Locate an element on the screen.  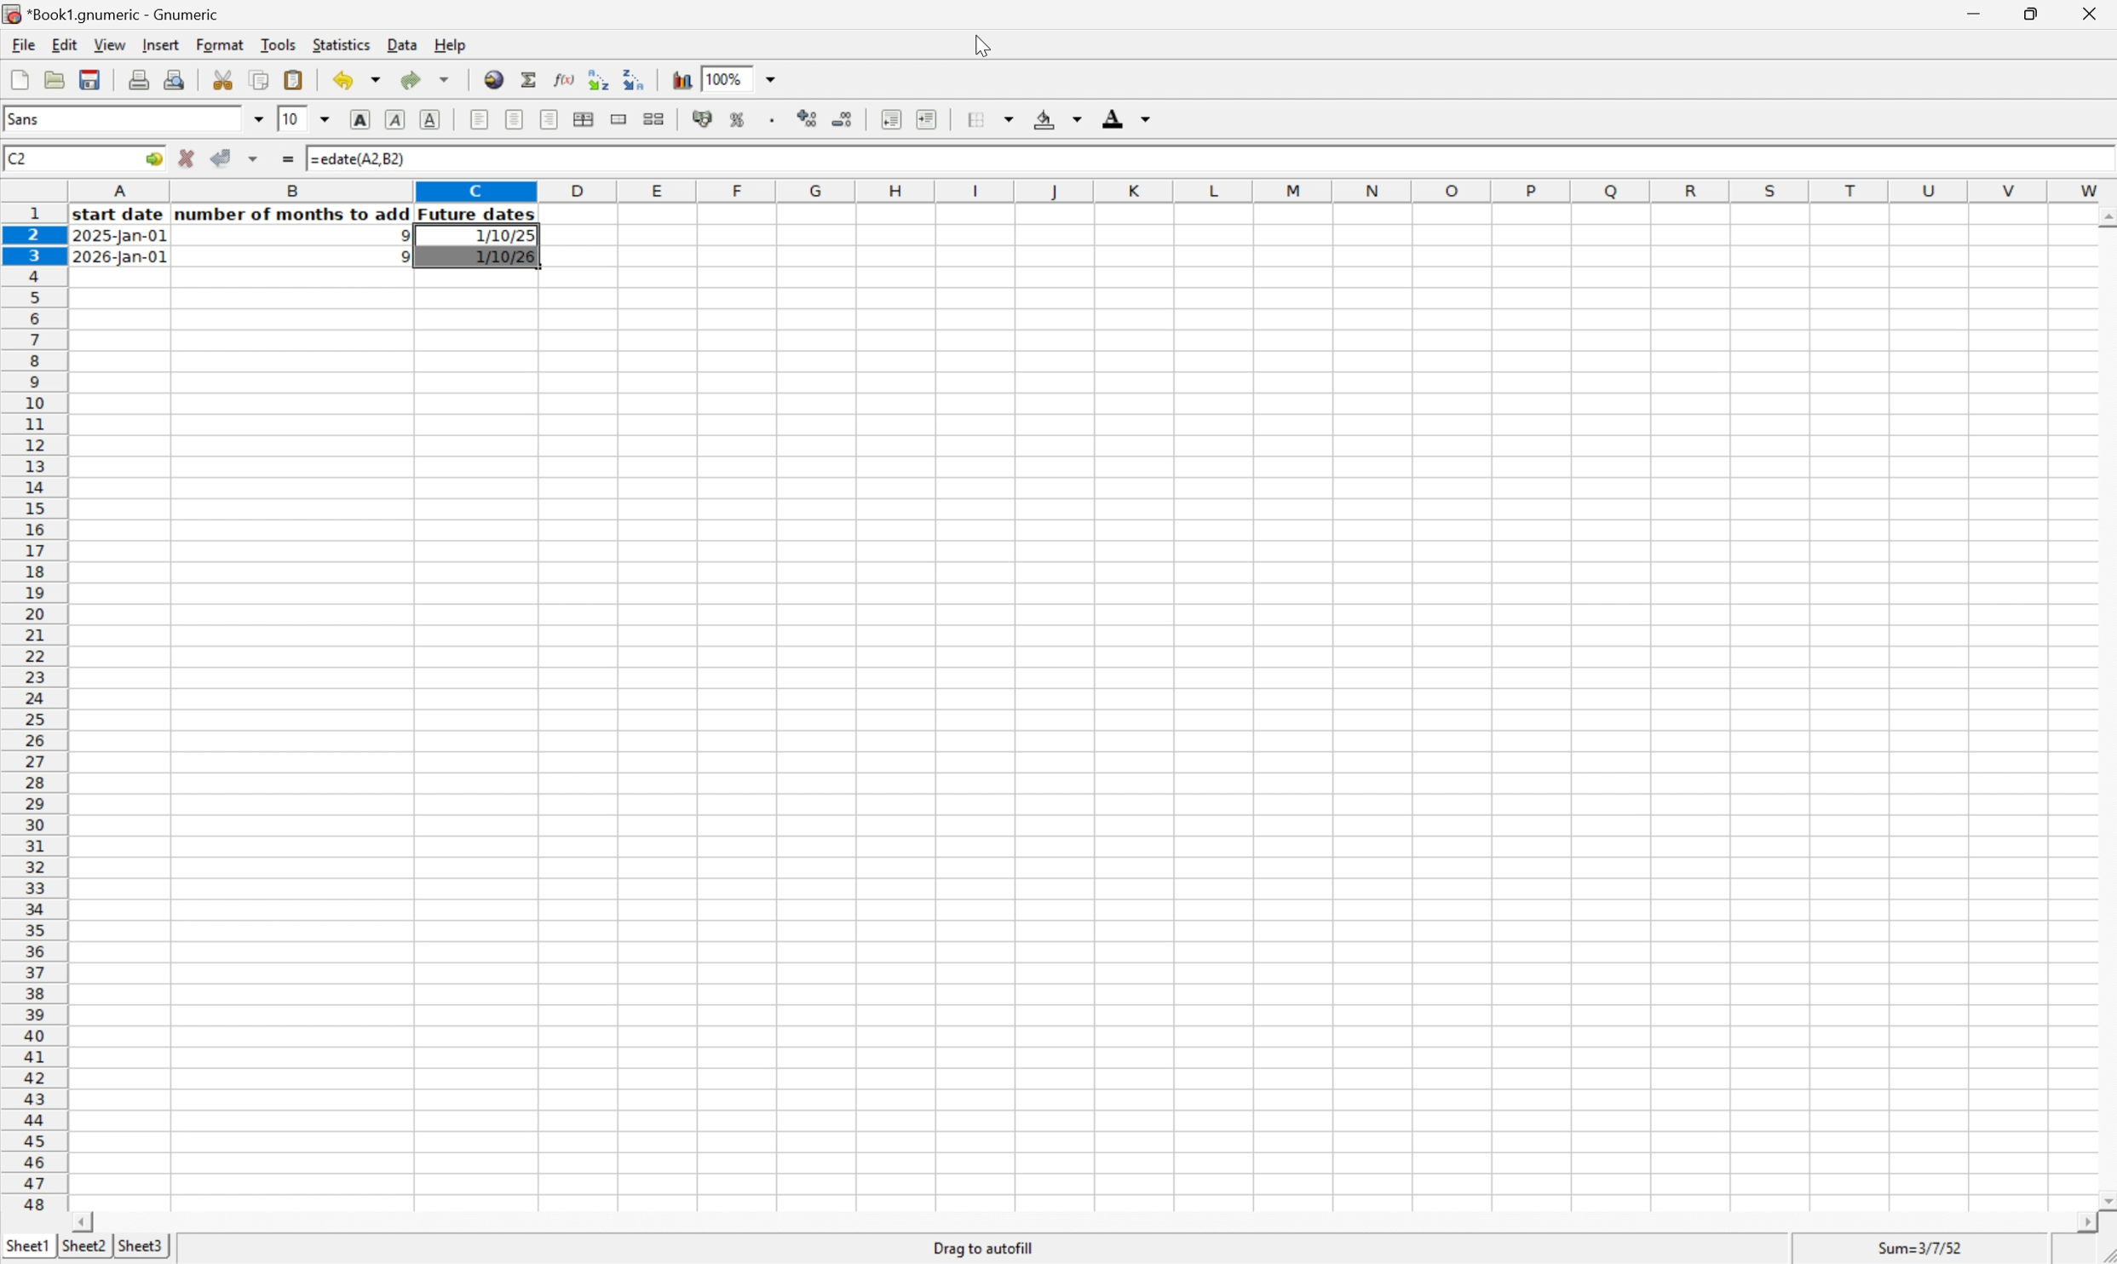
Statistics is located at coordinates (342, 43).